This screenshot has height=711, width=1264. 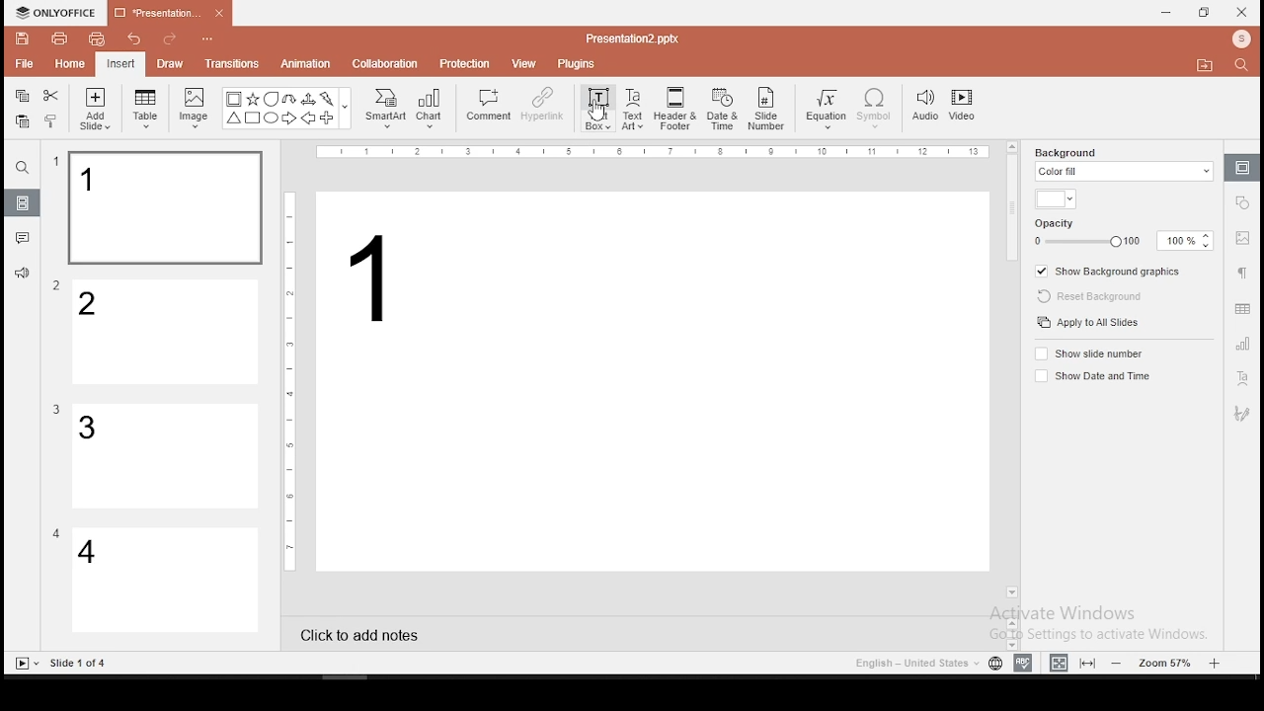 What do you see at coordinates (51, 95) in the screenshot?
I see `cut` at bounding box center [51, 95].